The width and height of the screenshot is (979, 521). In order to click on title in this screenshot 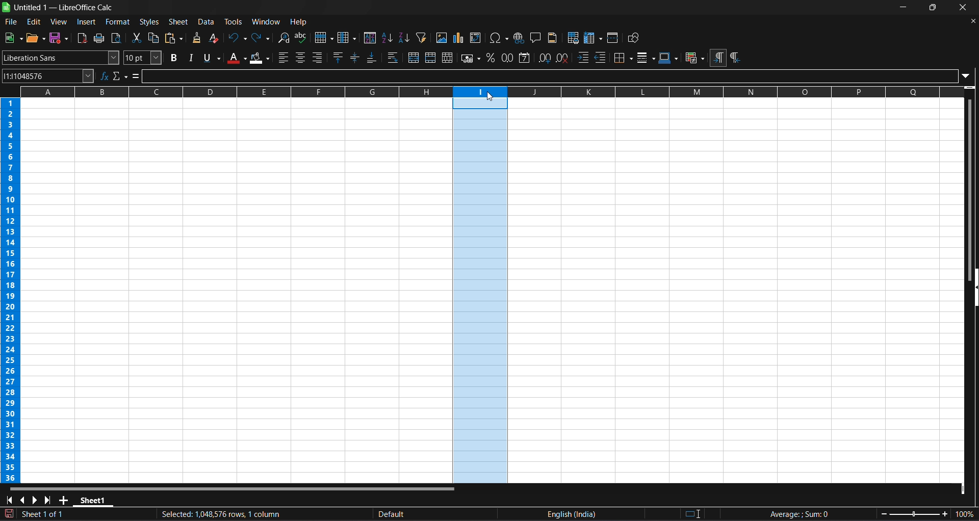, I will do `click(64, 7)`.